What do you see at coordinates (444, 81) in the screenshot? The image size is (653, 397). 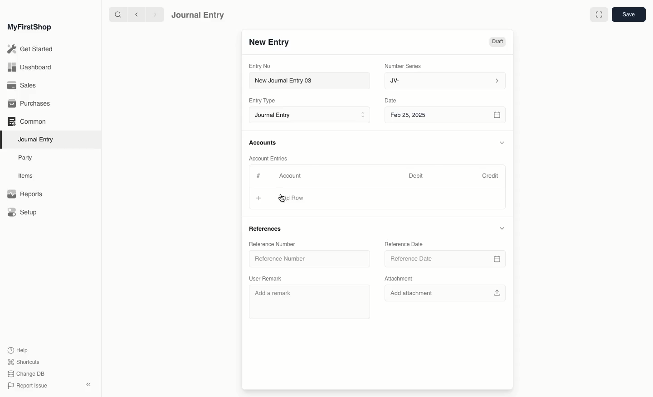 I see `JV-` at bounding box center [444, 81].